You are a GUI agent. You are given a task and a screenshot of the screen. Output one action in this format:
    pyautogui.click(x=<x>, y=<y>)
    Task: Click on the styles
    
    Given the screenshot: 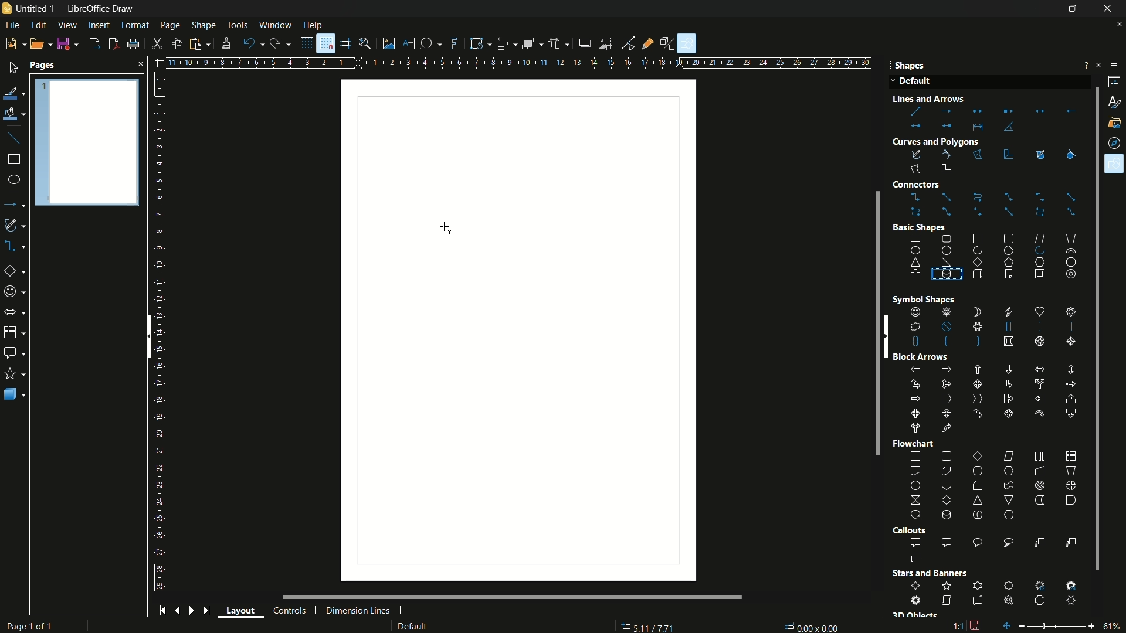 What is the action you would take?
    pyautogui.click(x=1113, y=101)
    